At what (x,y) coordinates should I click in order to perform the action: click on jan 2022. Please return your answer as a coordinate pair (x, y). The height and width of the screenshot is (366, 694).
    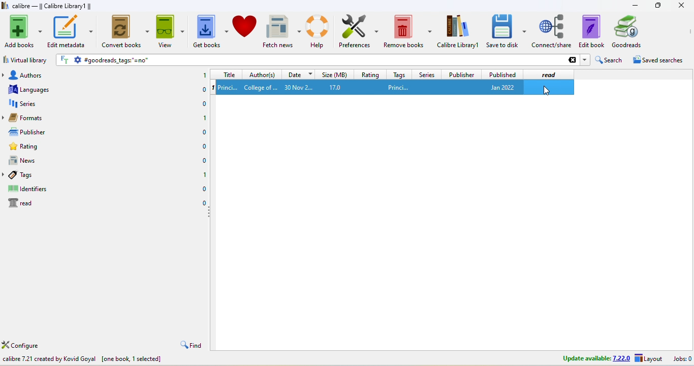
    Looking at the image, I should click on (503, 88).